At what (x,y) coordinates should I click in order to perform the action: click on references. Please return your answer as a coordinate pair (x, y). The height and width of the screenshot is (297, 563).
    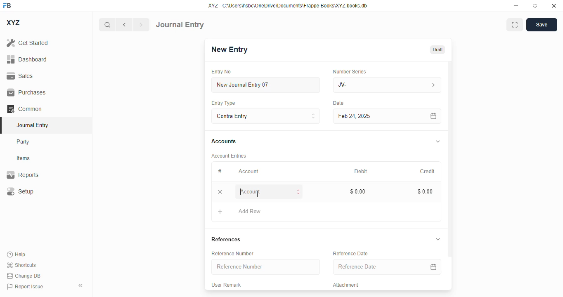
    Looking at the image, I should click on (226, 239).